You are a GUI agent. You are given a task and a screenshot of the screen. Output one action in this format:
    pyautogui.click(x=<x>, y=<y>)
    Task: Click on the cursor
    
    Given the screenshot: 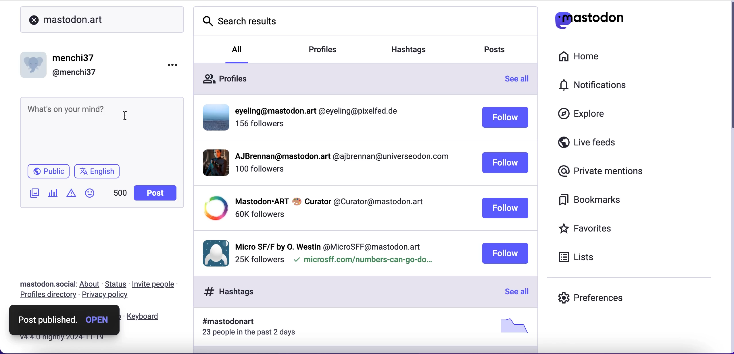 What is the action you would take?
    pyautogui.click(x=125, y=116)
    